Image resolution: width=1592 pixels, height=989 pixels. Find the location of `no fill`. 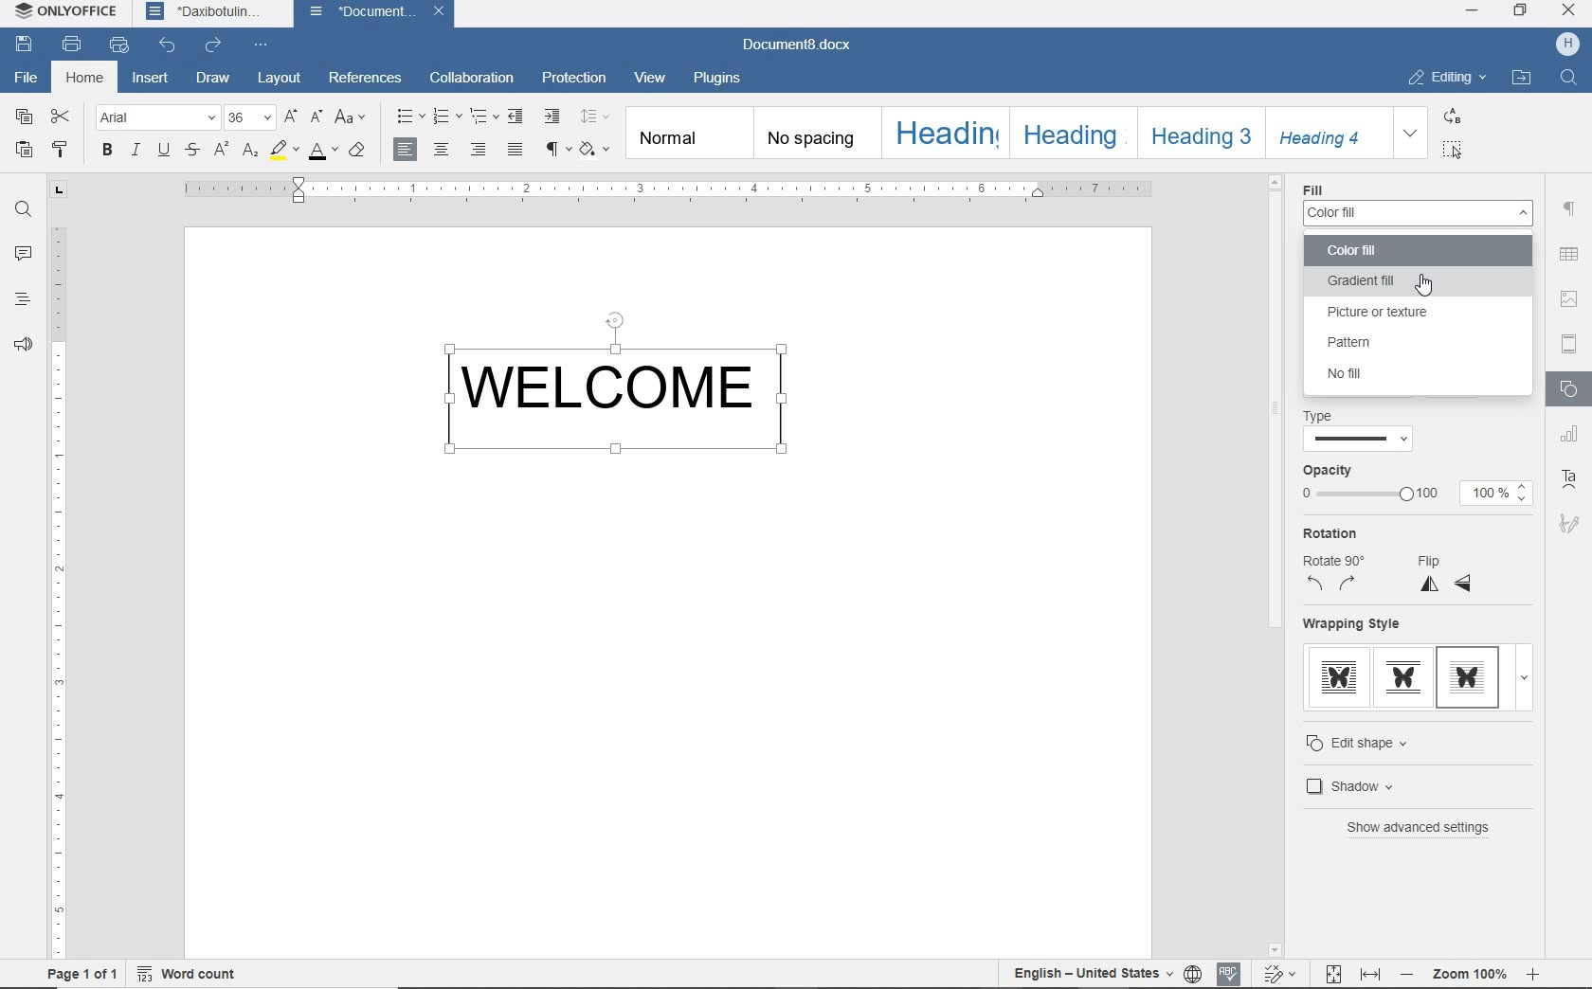

no fill is located at coordinates (1358, 373).